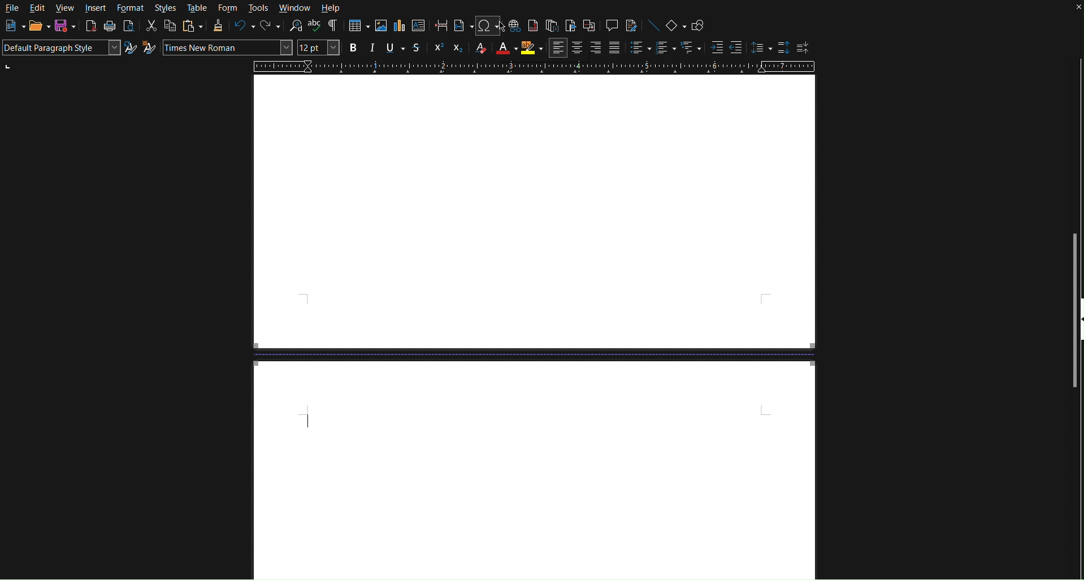  What do you see at coordinates (129, 28) in the screenshot?
I see `Toggle print preview` at bounding box center [129, 28].